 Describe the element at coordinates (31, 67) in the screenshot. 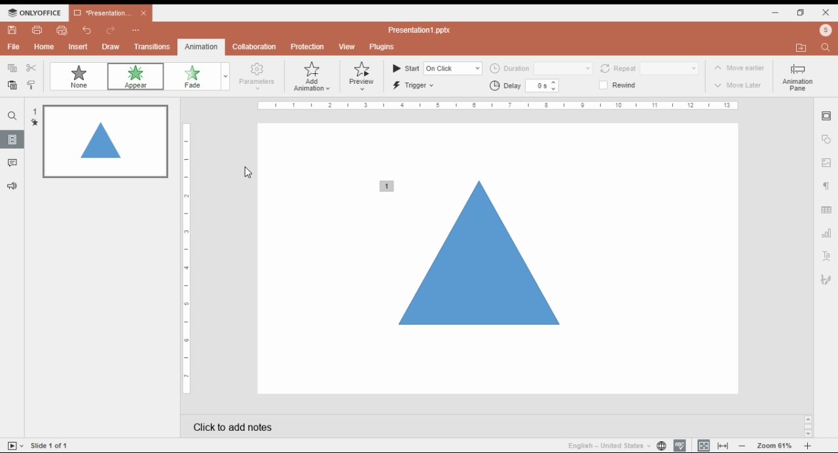

I see `cut` at that location.